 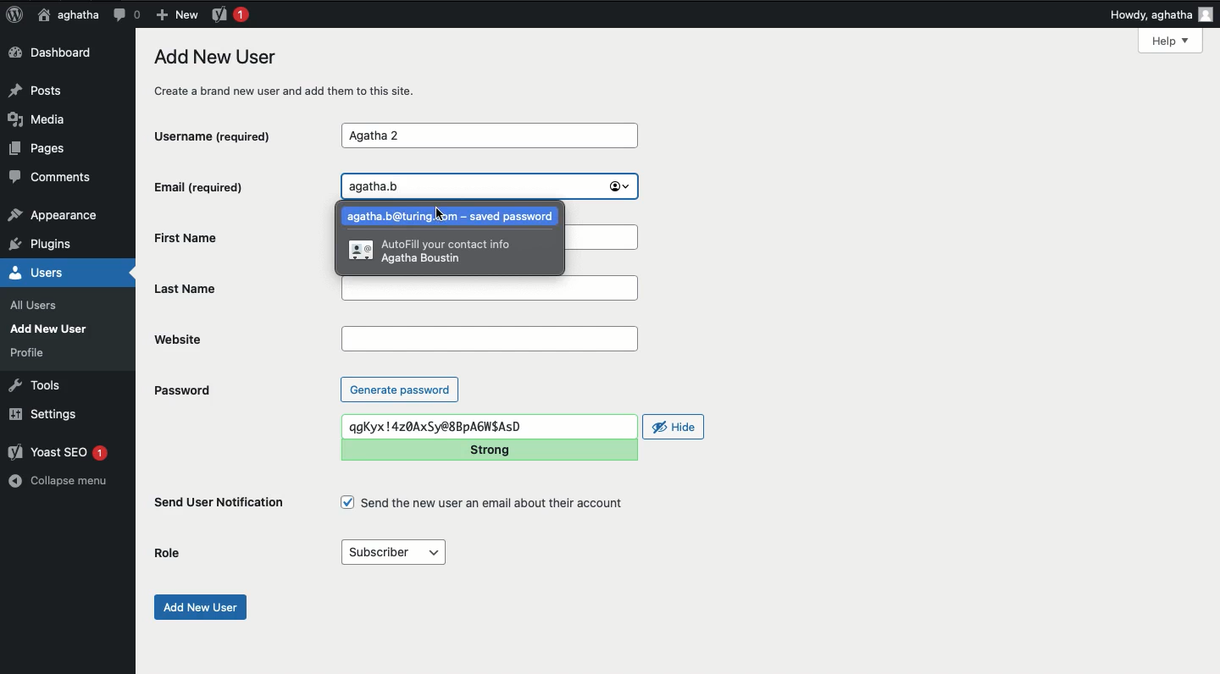 What do you see at coordinates (53, 329) in the screenshot?
I see `Add New User` at bounding box center [53, 329].